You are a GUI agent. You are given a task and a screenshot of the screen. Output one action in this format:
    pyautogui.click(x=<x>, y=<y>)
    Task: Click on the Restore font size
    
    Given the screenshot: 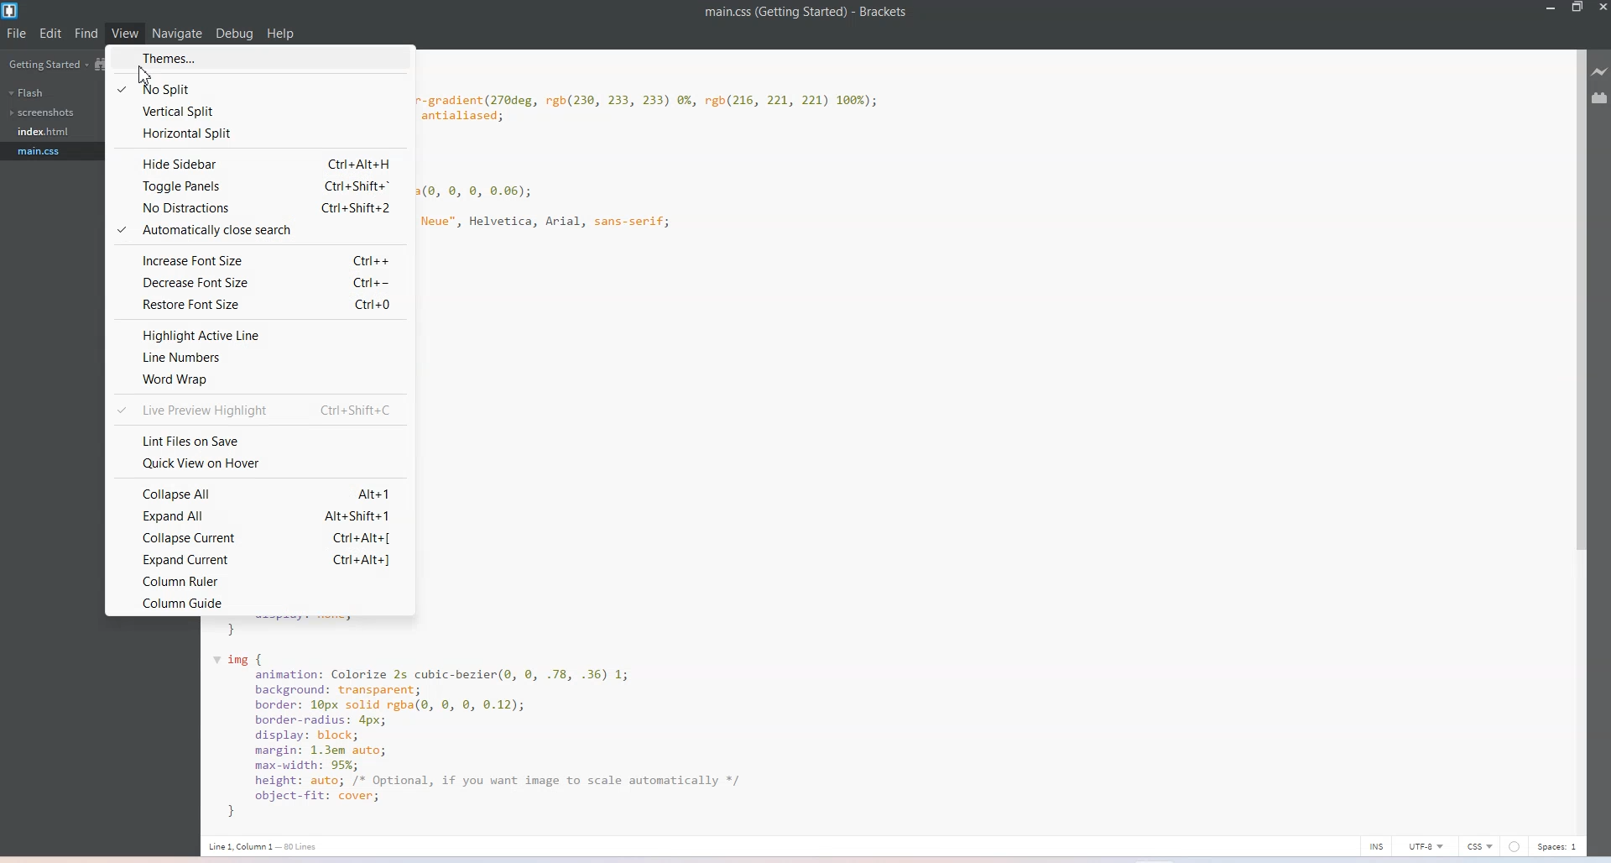 What is the action you would take?
    pyautogui.click(x=259, y=306)
    